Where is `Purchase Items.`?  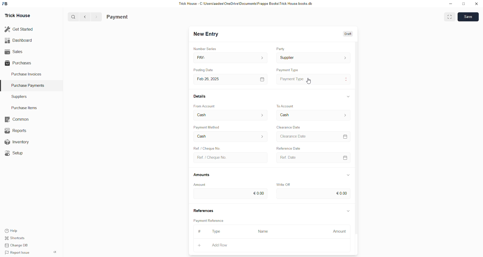
Purchase Items. is located at coordinates (23, 107).